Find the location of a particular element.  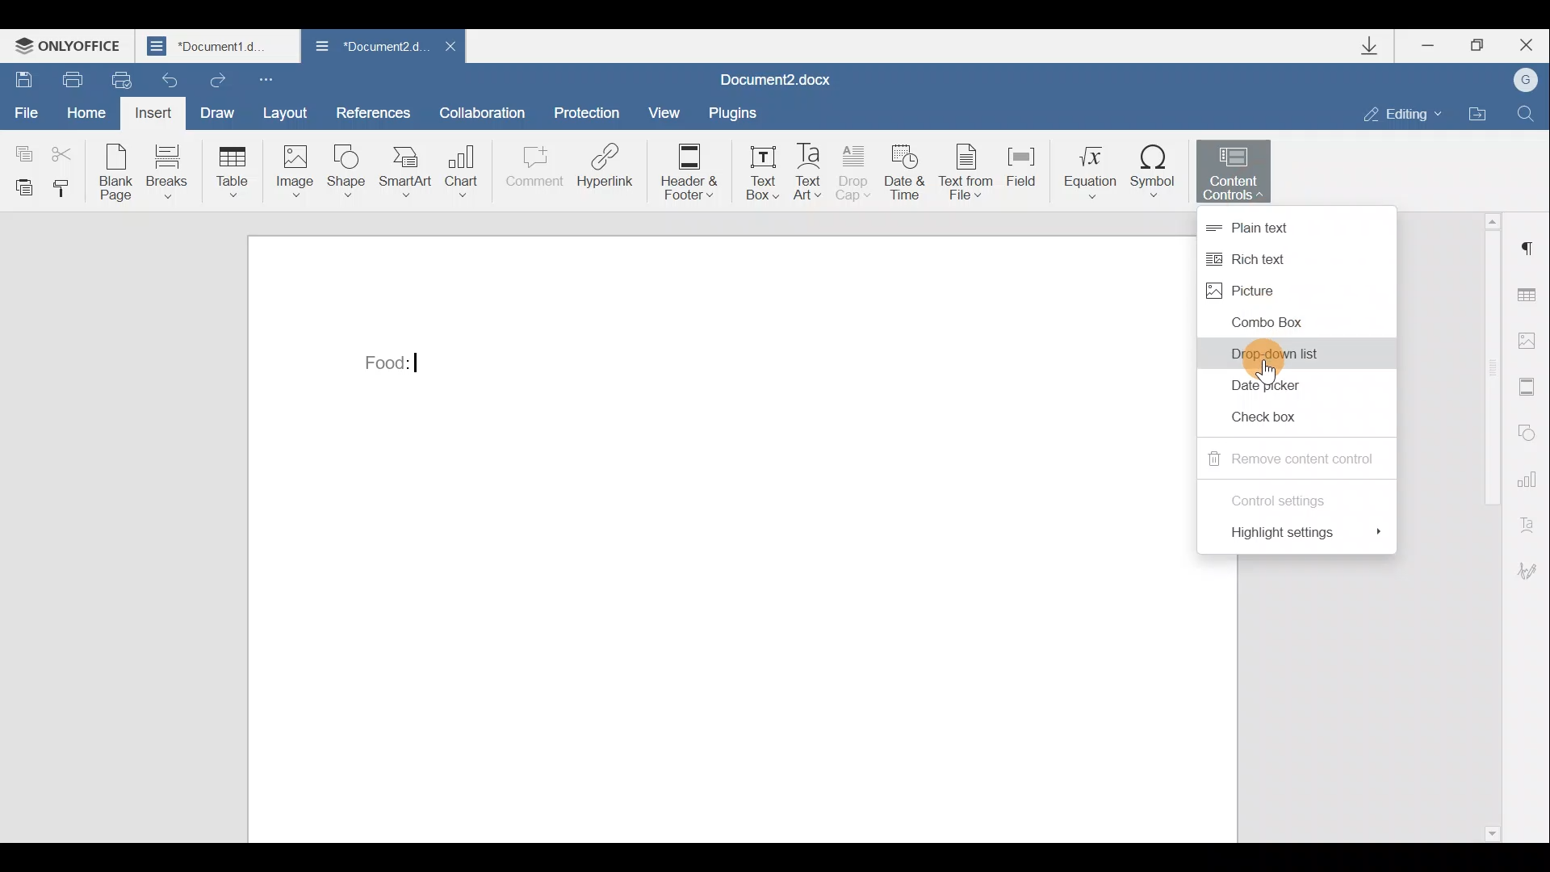

Chart is located at coordinates (465, 171).